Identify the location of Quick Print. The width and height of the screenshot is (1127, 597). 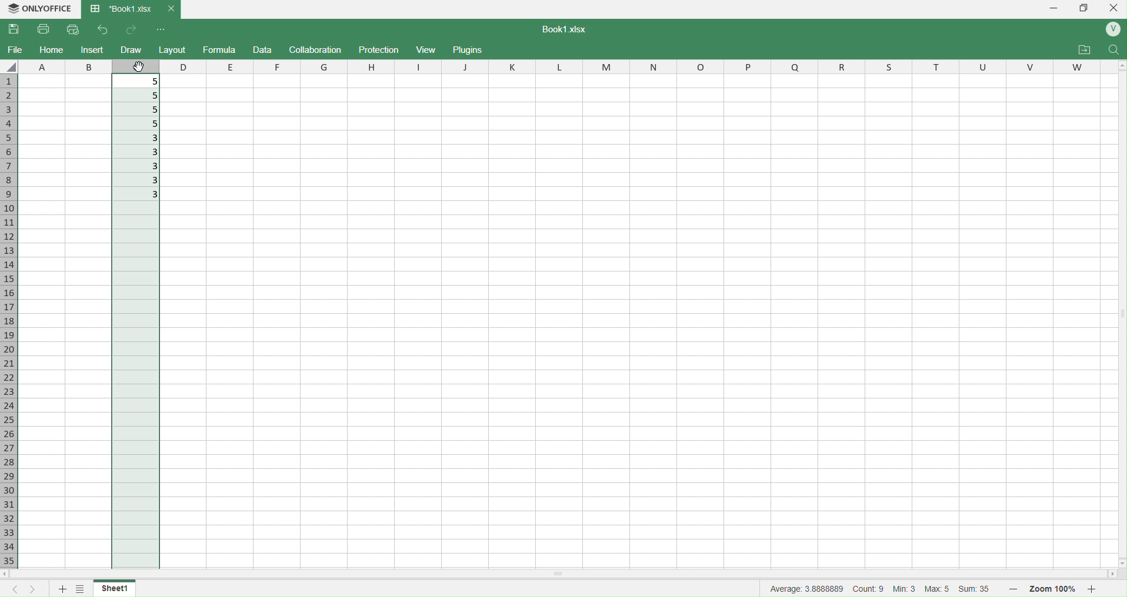
(73, 29).